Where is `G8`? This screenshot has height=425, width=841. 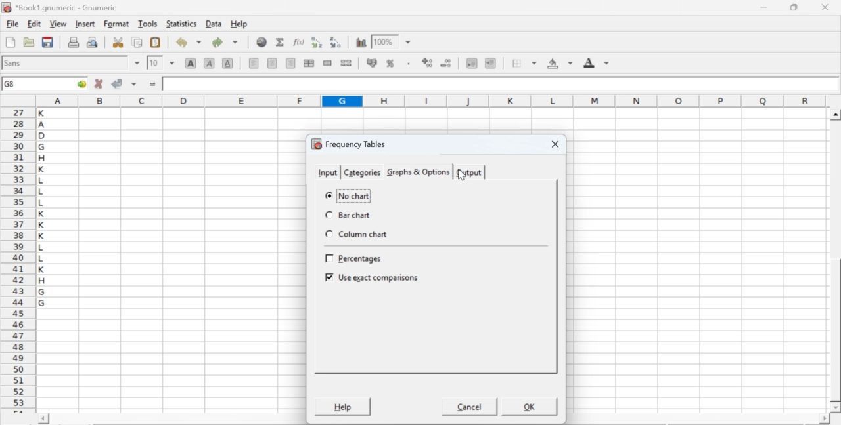 G8 is located at coordinates (11, 84).